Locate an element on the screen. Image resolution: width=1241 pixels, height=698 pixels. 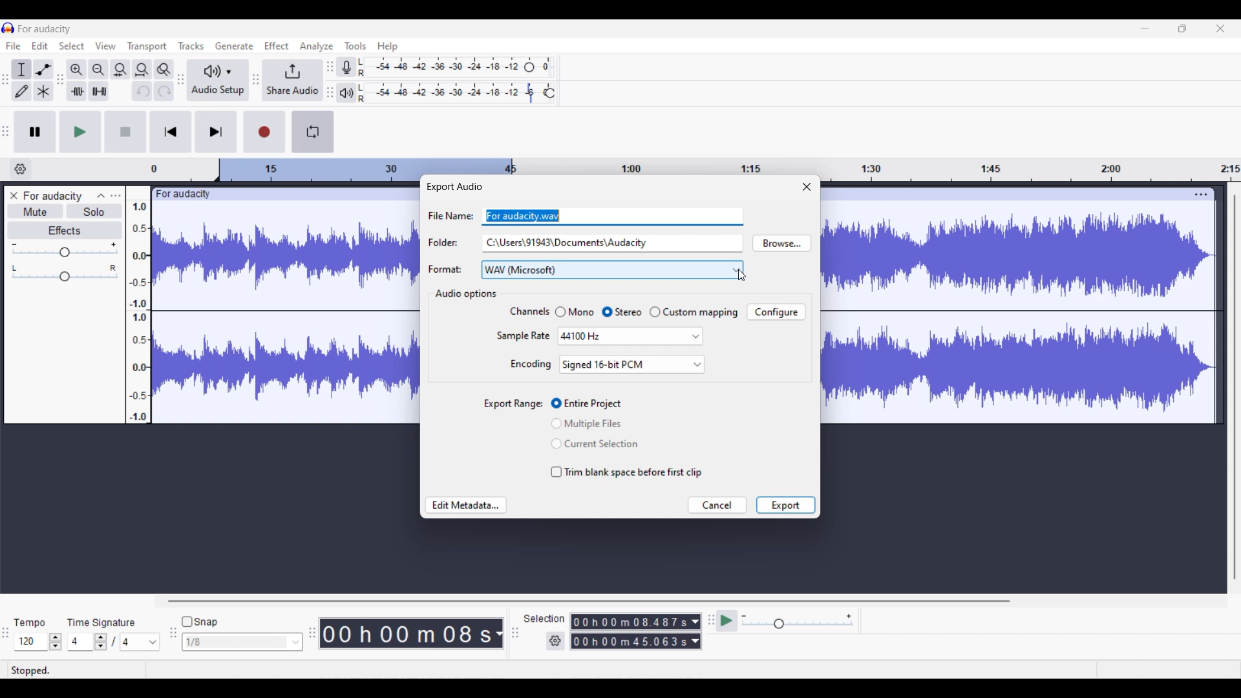
Transport menu is located at coordinates (147, 47).